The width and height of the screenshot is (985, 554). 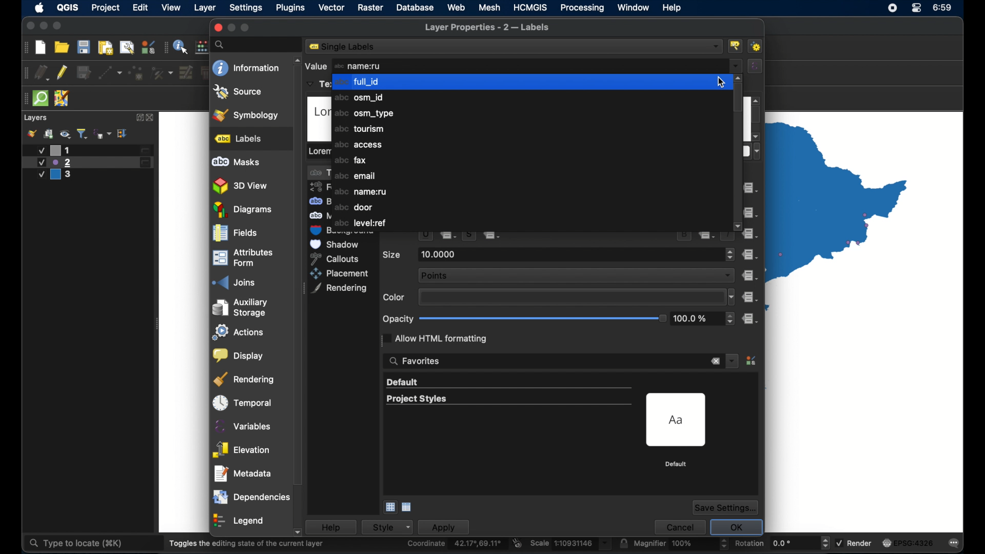 What do you see at coordinates (84, 47) in the screenshot?
I see `save` at bounding box center [84, 47].